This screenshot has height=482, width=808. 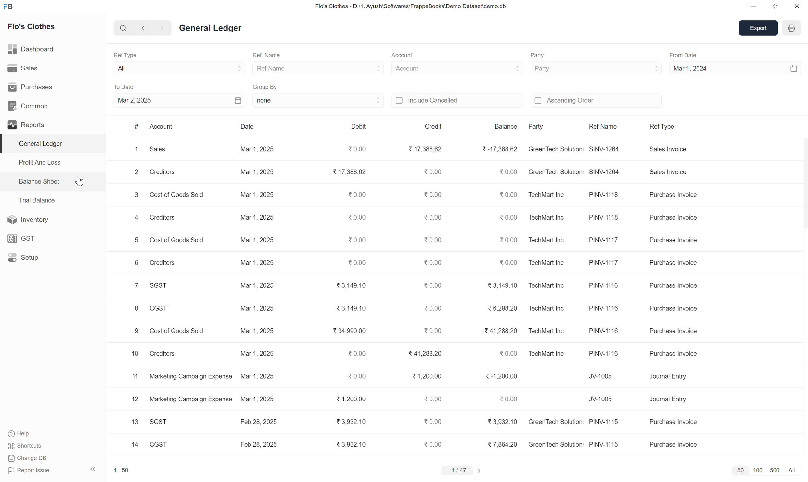 I want to click on cost of goods sold, so click(x=178, y=195).